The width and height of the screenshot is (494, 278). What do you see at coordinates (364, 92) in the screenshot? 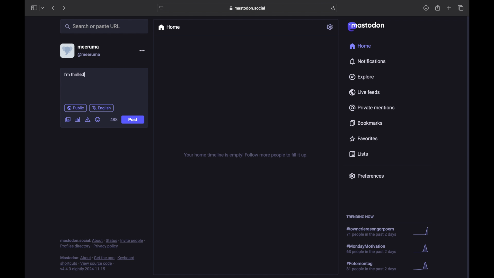
I see `live feeds` at bounding box center [364, 92].